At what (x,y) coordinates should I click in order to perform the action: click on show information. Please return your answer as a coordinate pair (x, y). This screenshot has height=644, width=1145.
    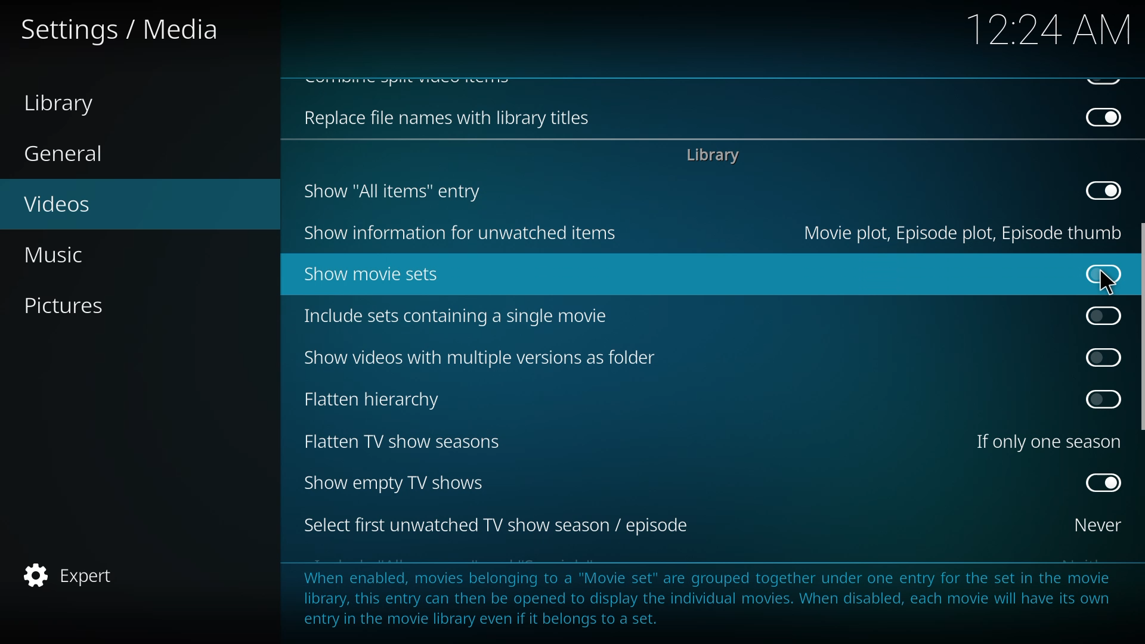
    Looking at the image, I should click on (456, 234).